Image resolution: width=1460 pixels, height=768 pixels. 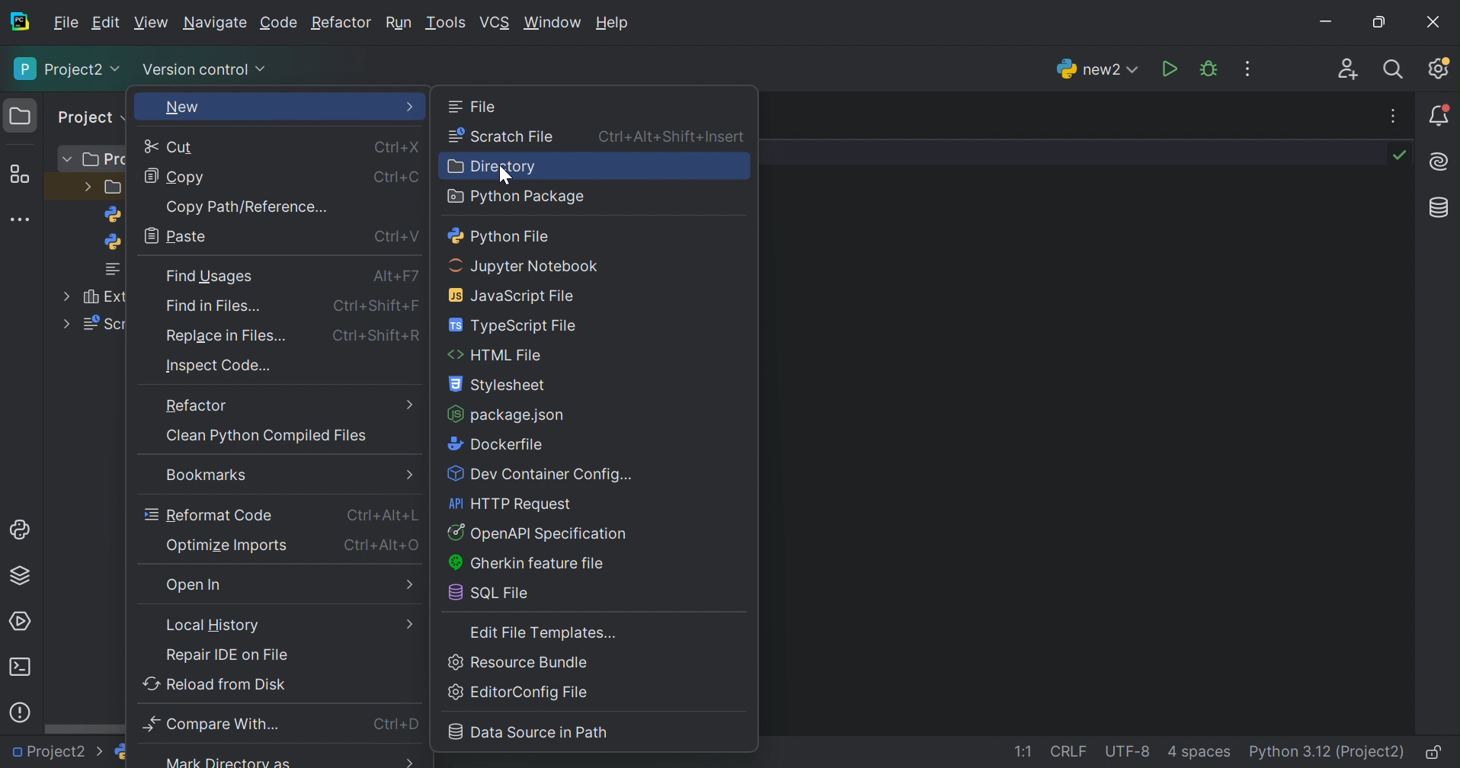 I want to click on python logo, so click(x=122, y=751).